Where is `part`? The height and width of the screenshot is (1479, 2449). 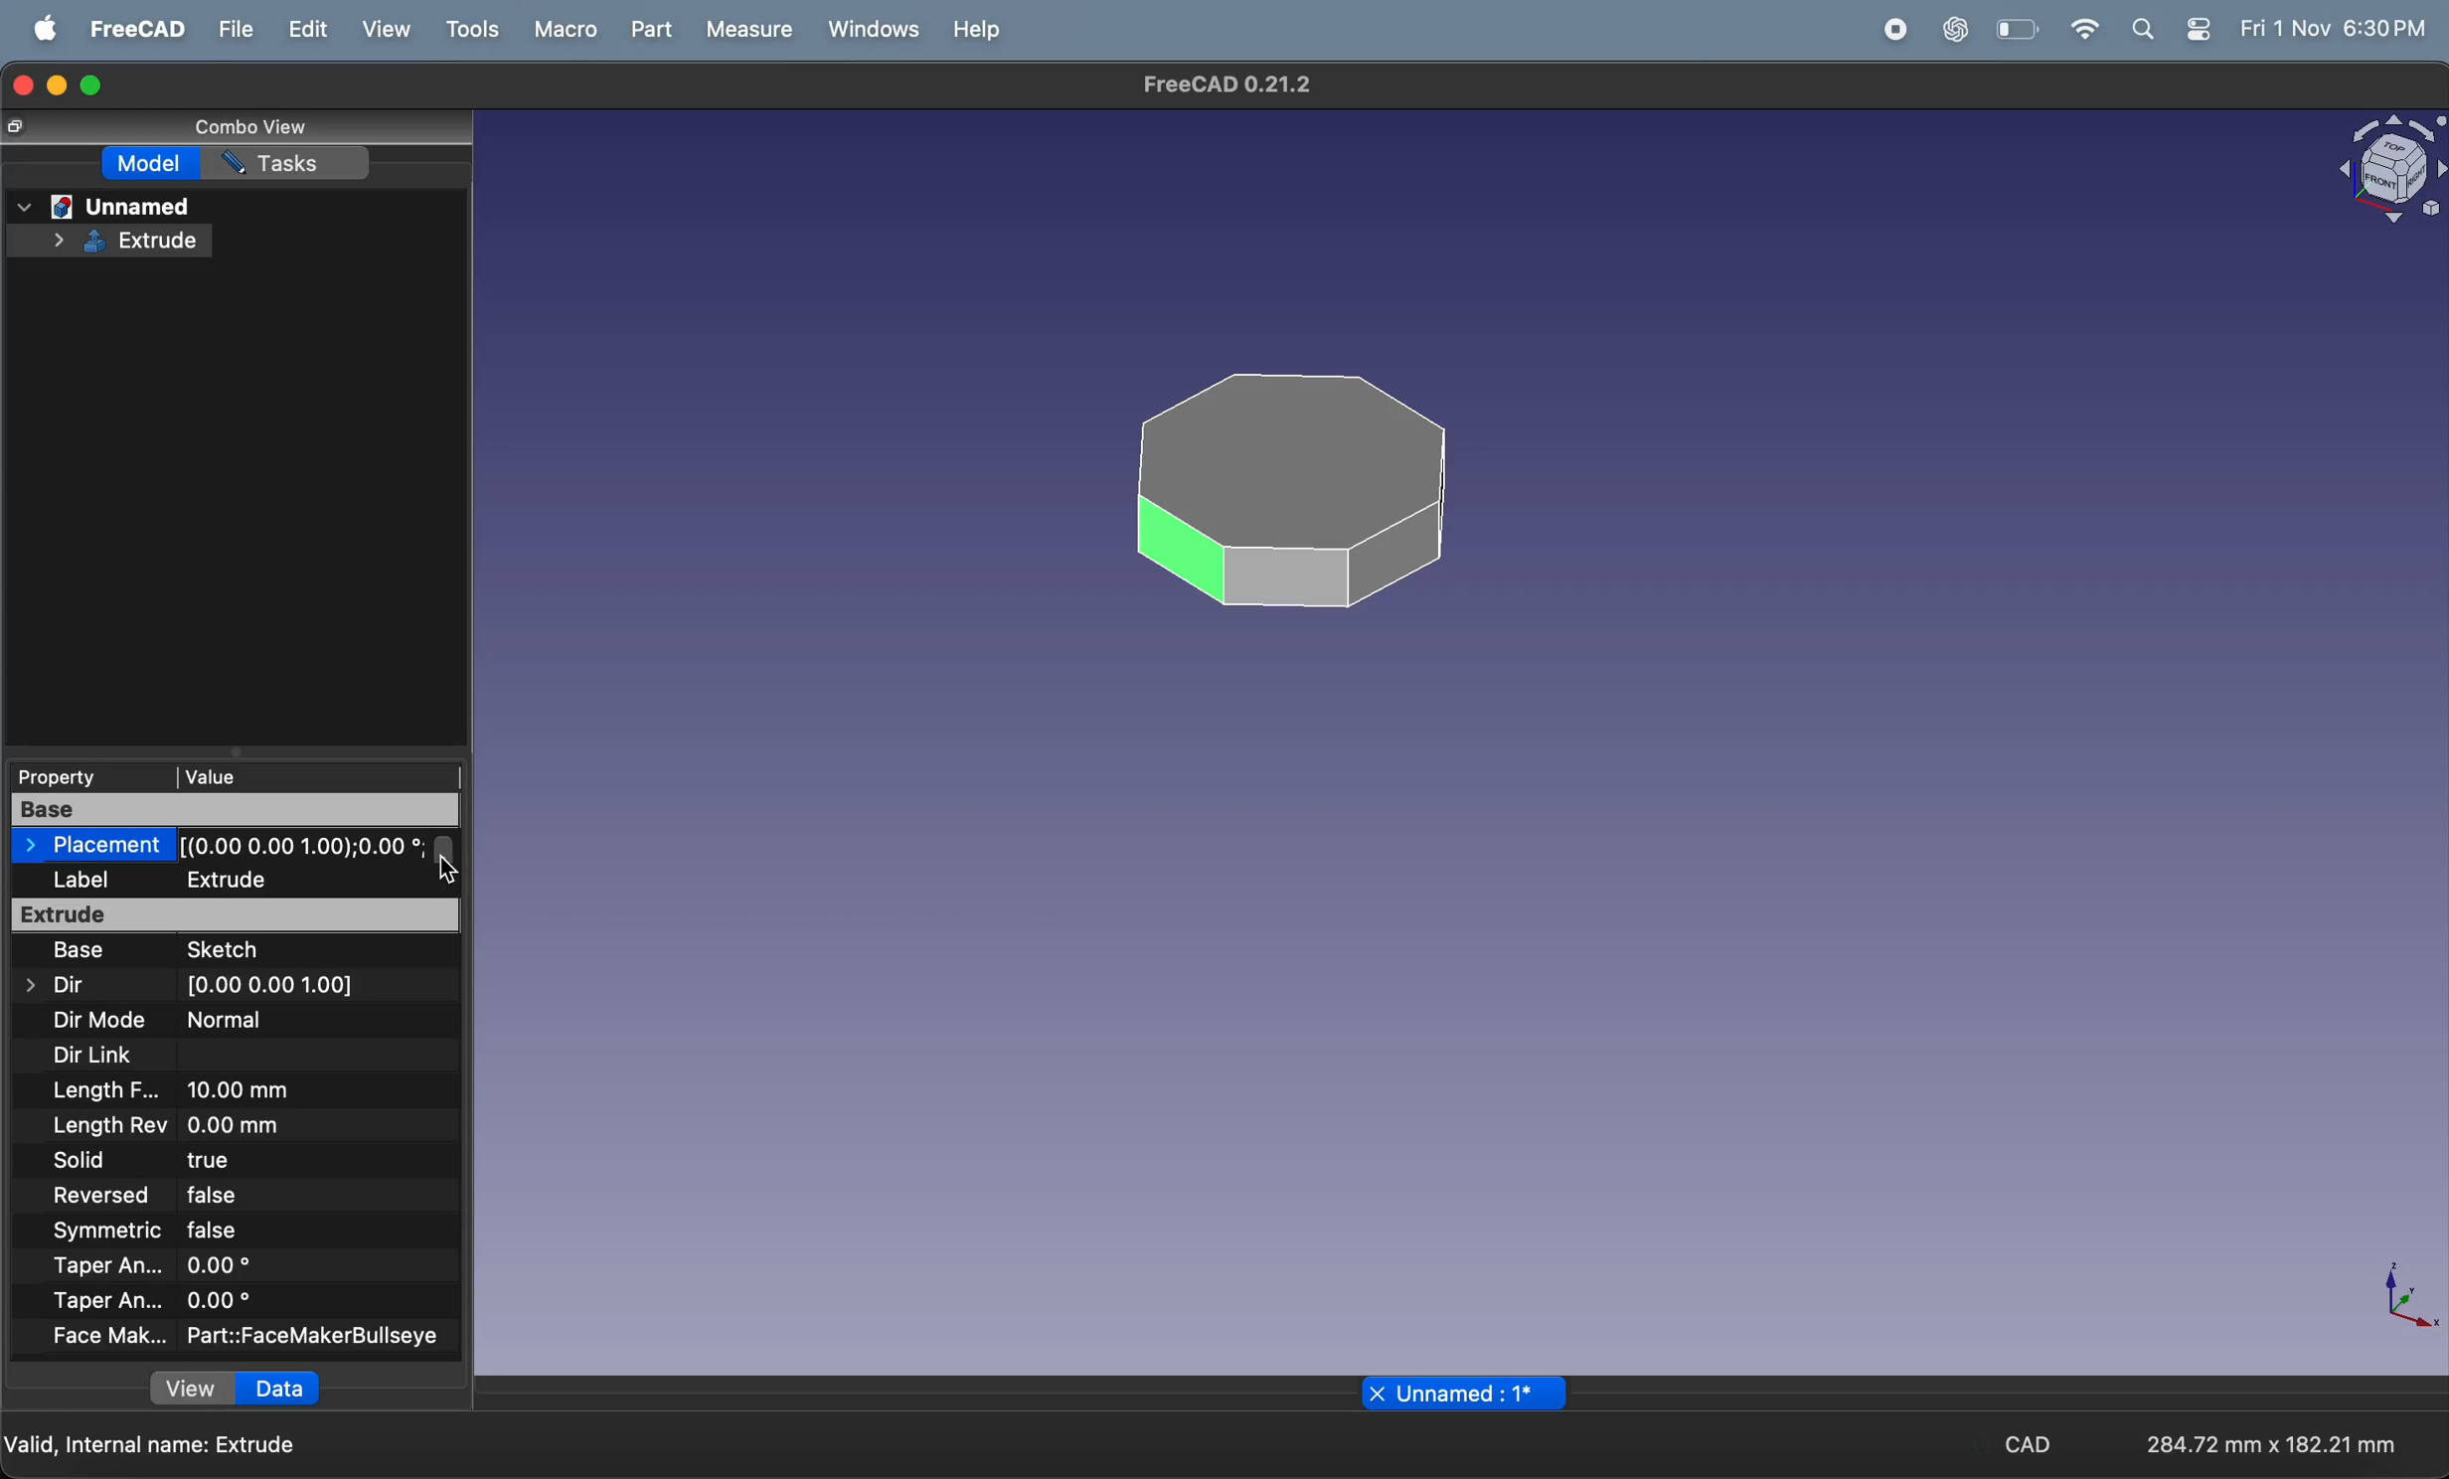
part is located at coordinates (651, 29).